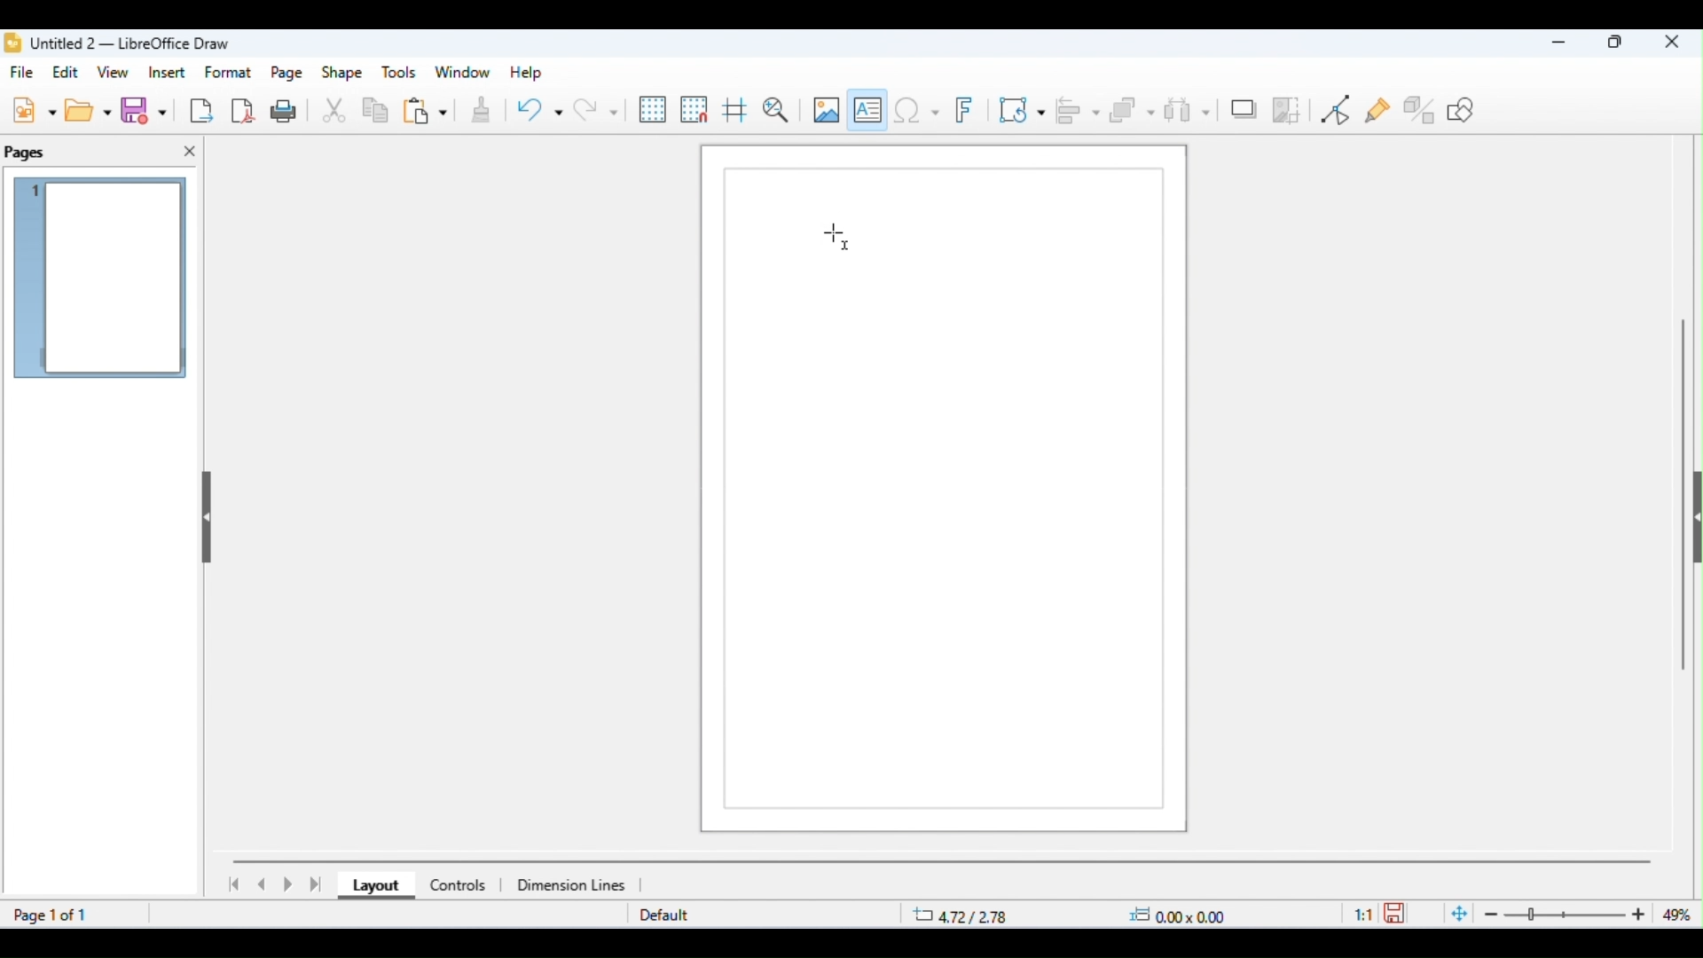 This screenshot has height=958, width=1703. What do you see at coordinates (68, 72) in the screenshot?
I see `edit` at bounding box center [68, 72].